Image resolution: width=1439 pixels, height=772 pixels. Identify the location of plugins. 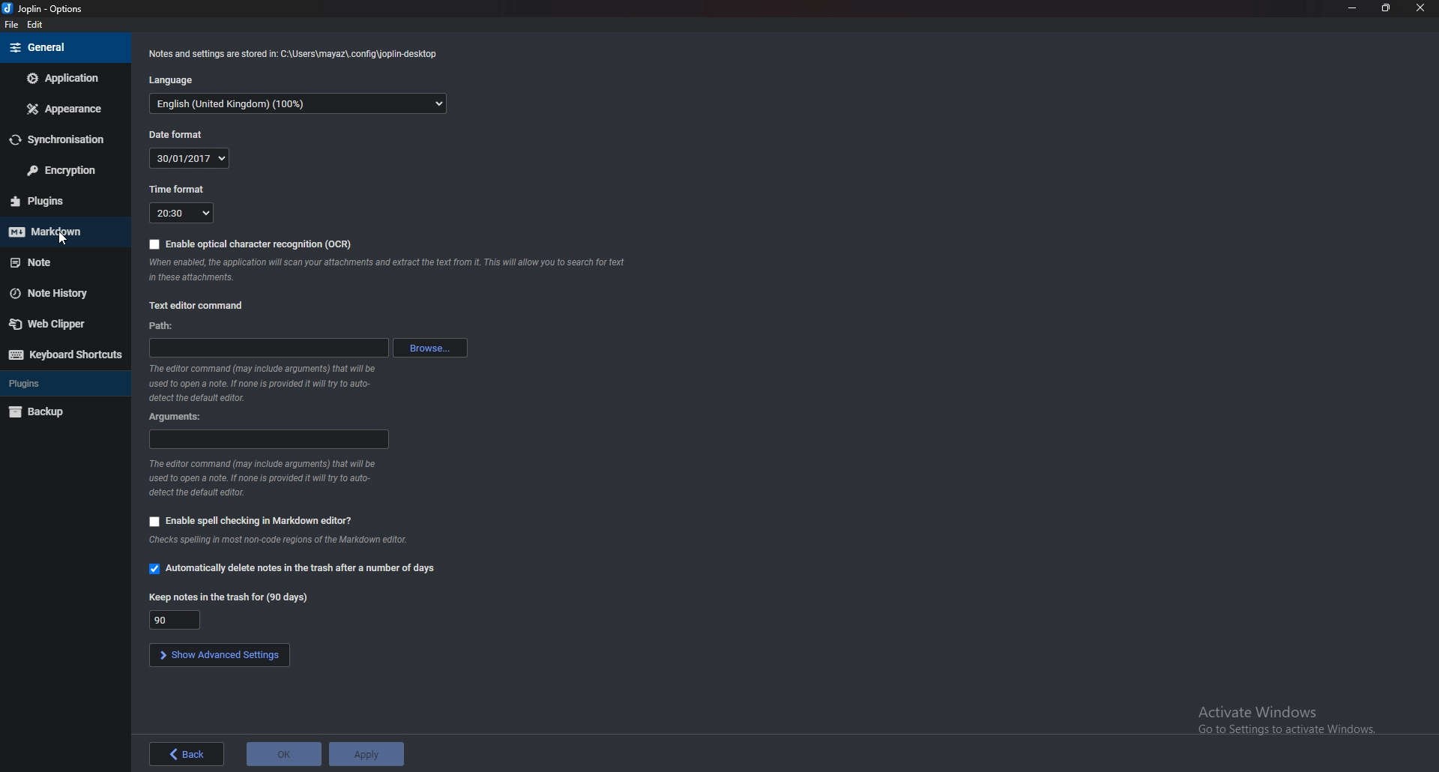
(64, 201).